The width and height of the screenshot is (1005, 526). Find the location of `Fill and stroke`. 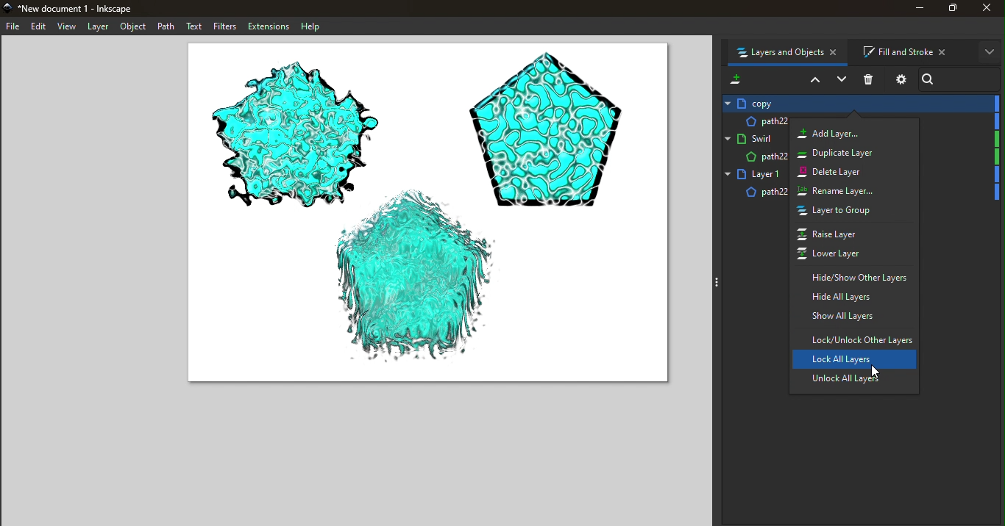

Fill and stroke is located at coordinates (910, 51).